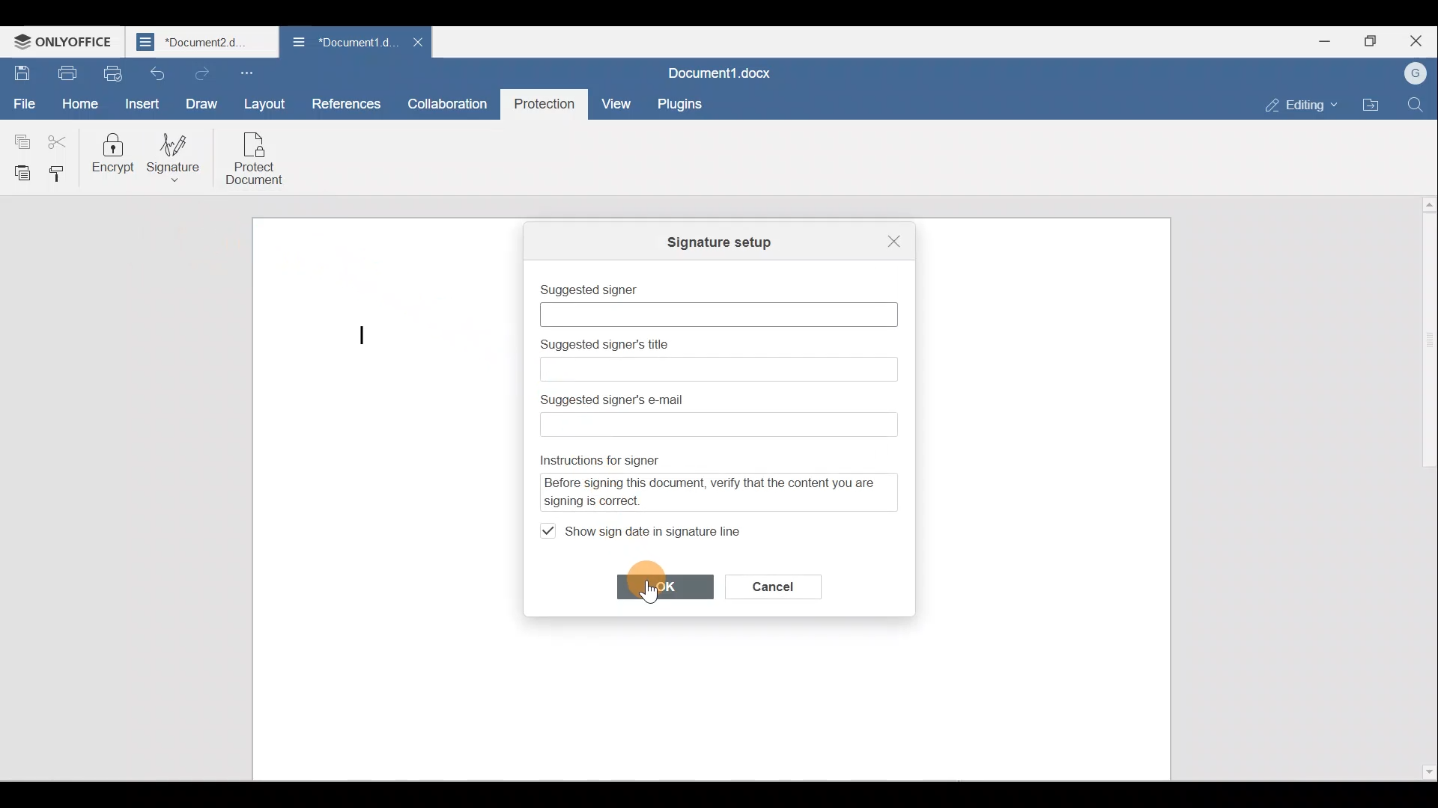 This screenshot has width=1438, height=808. I want to click on Customize quick access toolbar, so click(255, 73).